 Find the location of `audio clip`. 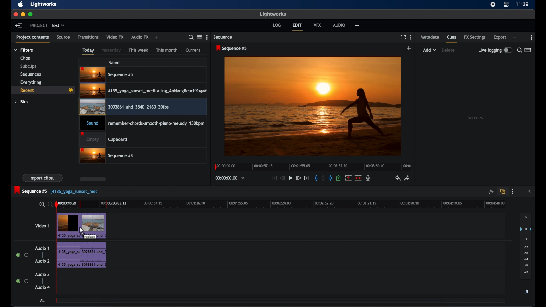

audio clip is located at coordinates (94, 255).